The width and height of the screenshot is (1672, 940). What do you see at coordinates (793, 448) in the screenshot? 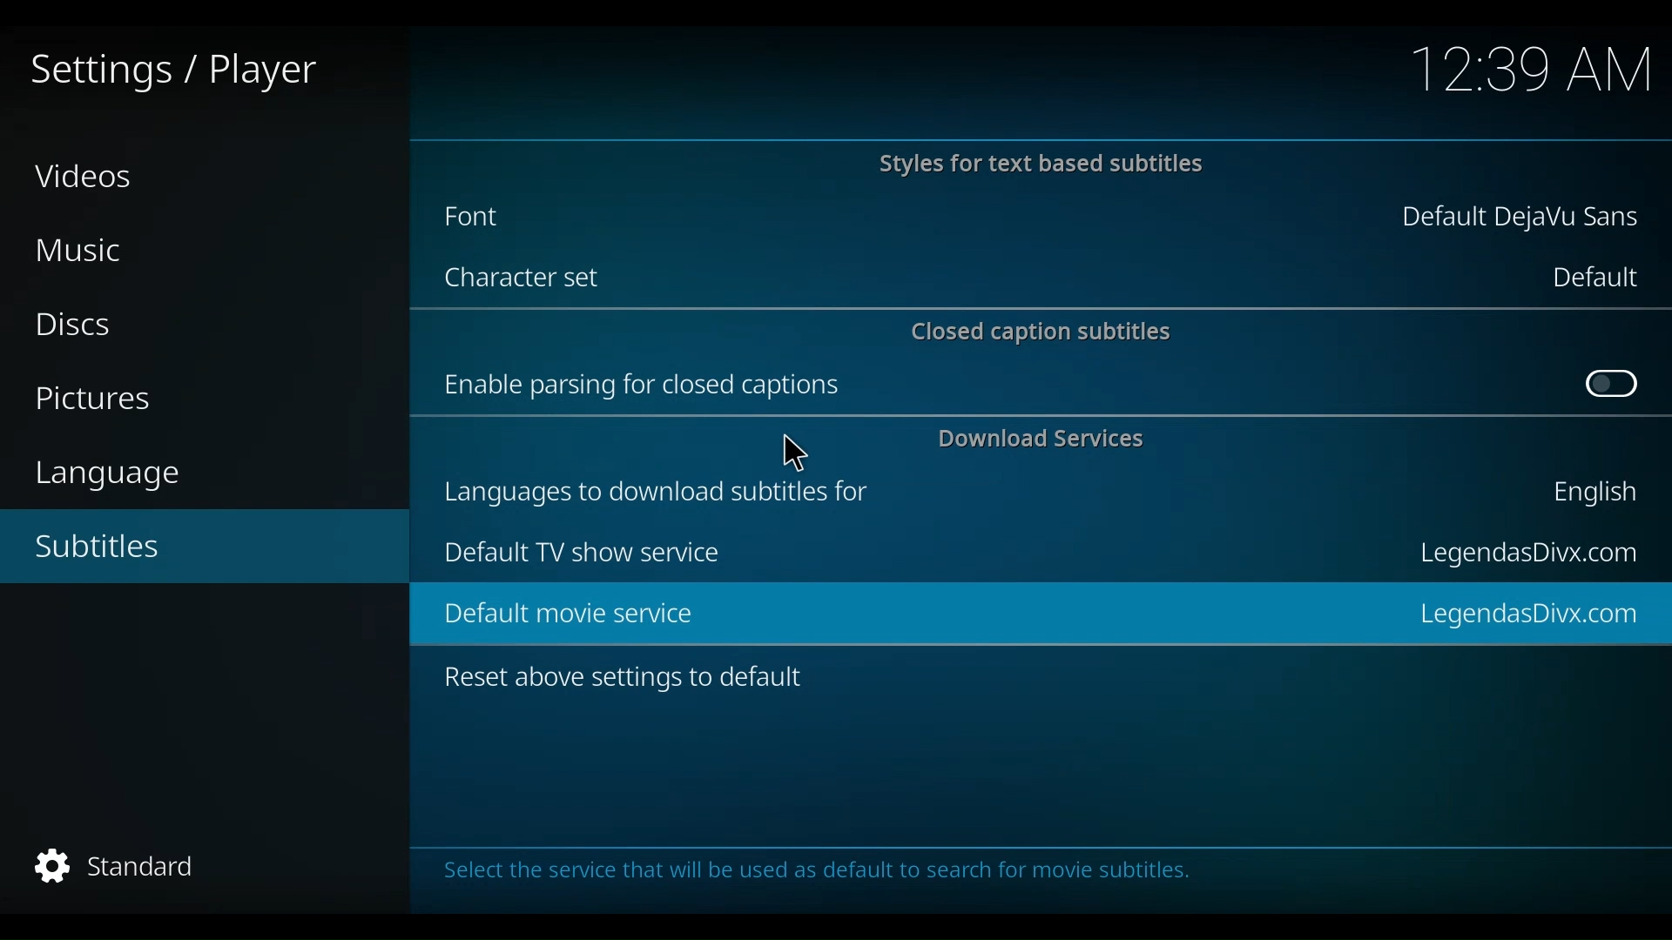
I see `cursor` at bounding box center [793, 448].